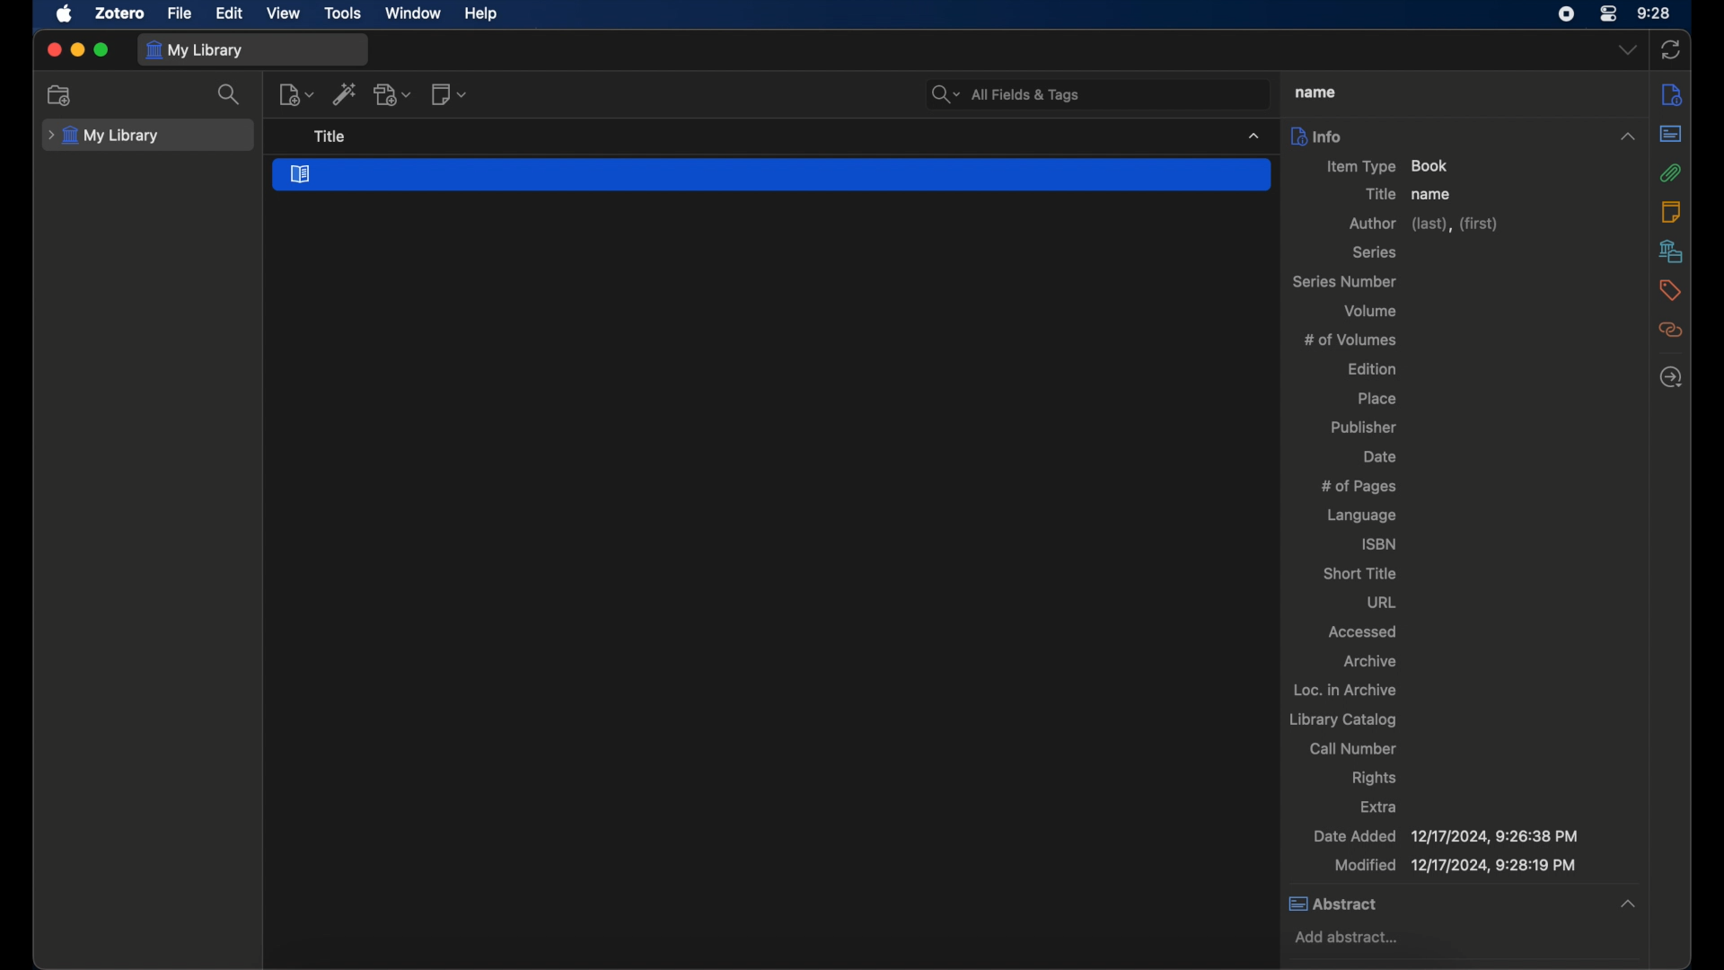  Describe the element at coordinates (1345, 282) in the screenshot. I see `series number` at that location.